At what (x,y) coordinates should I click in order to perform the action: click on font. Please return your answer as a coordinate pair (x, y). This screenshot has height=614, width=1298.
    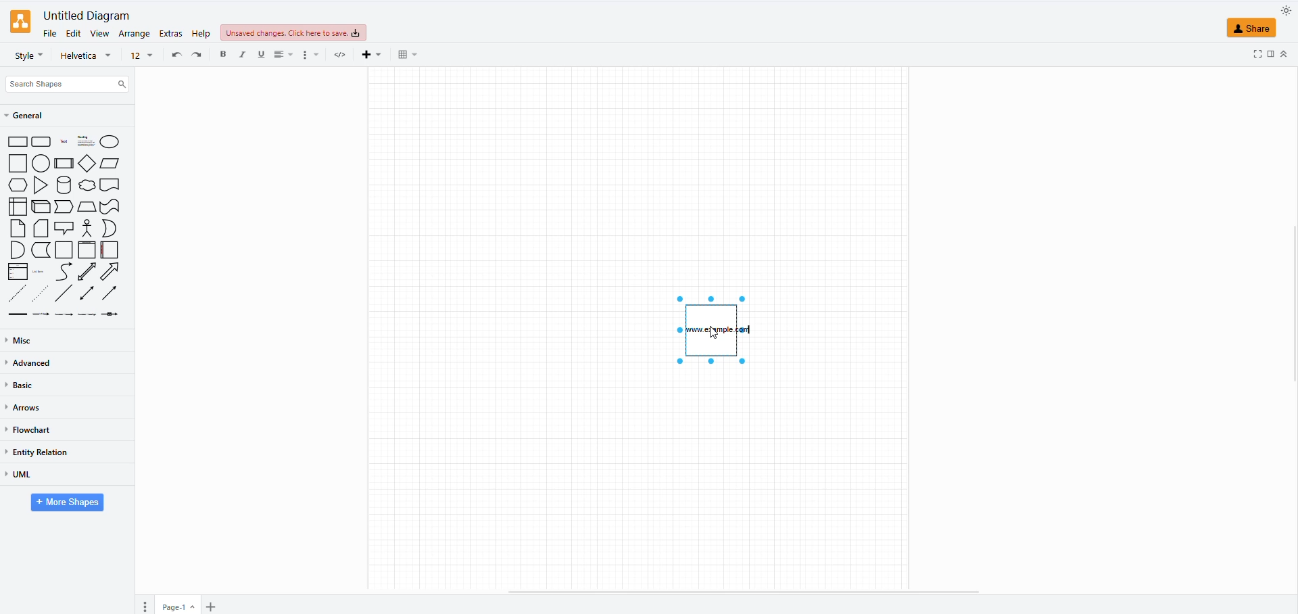
    Looking at the image, I should click on (86, 55).